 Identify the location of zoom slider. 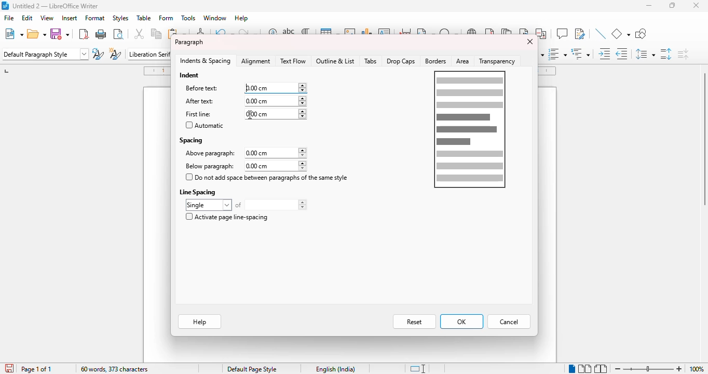
(649, 369).